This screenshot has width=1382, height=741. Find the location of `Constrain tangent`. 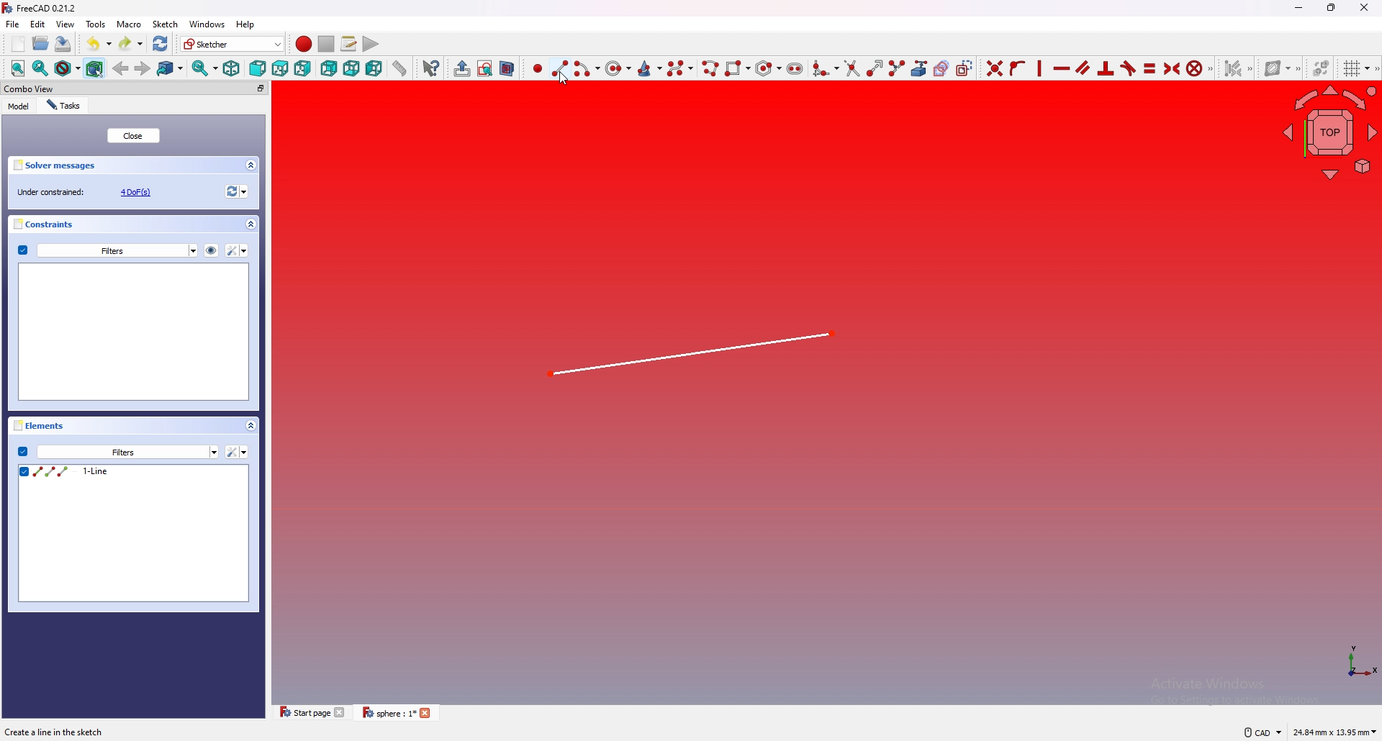

Constrain tangent is located at coordinates (1128, 68).